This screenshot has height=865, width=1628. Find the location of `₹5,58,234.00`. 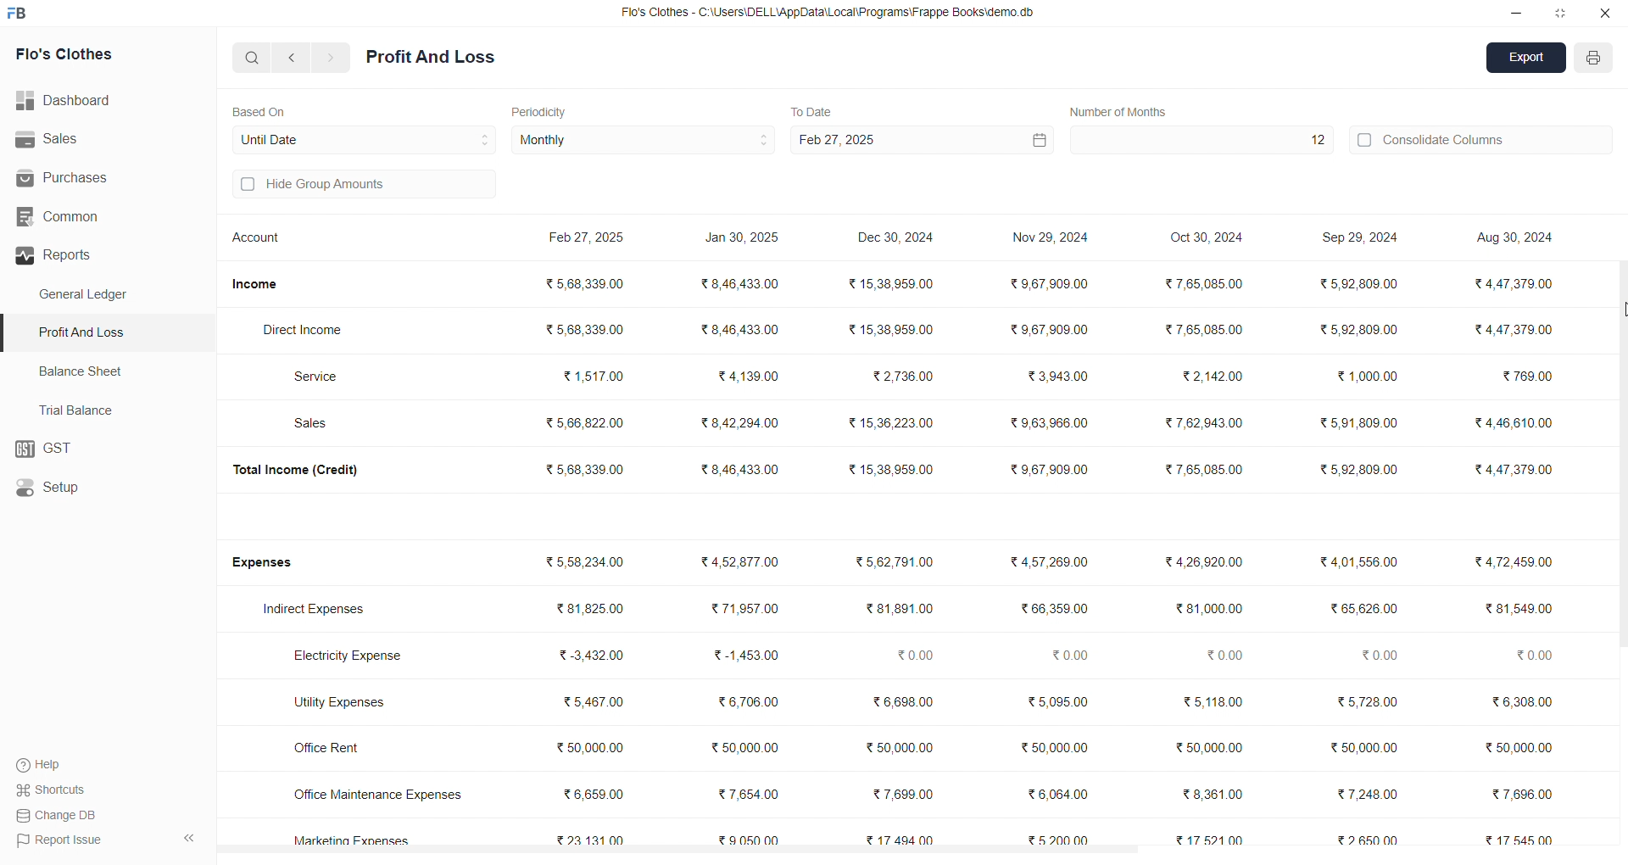

₹5,58,234.00 is located at coordinates (588, 562).